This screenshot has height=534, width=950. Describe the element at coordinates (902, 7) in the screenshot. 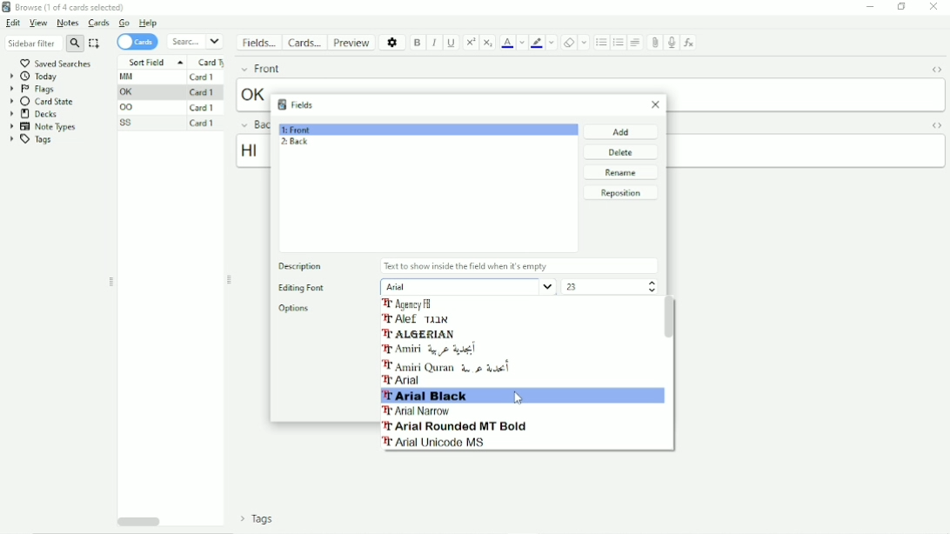

I see `Restore down` at that location.